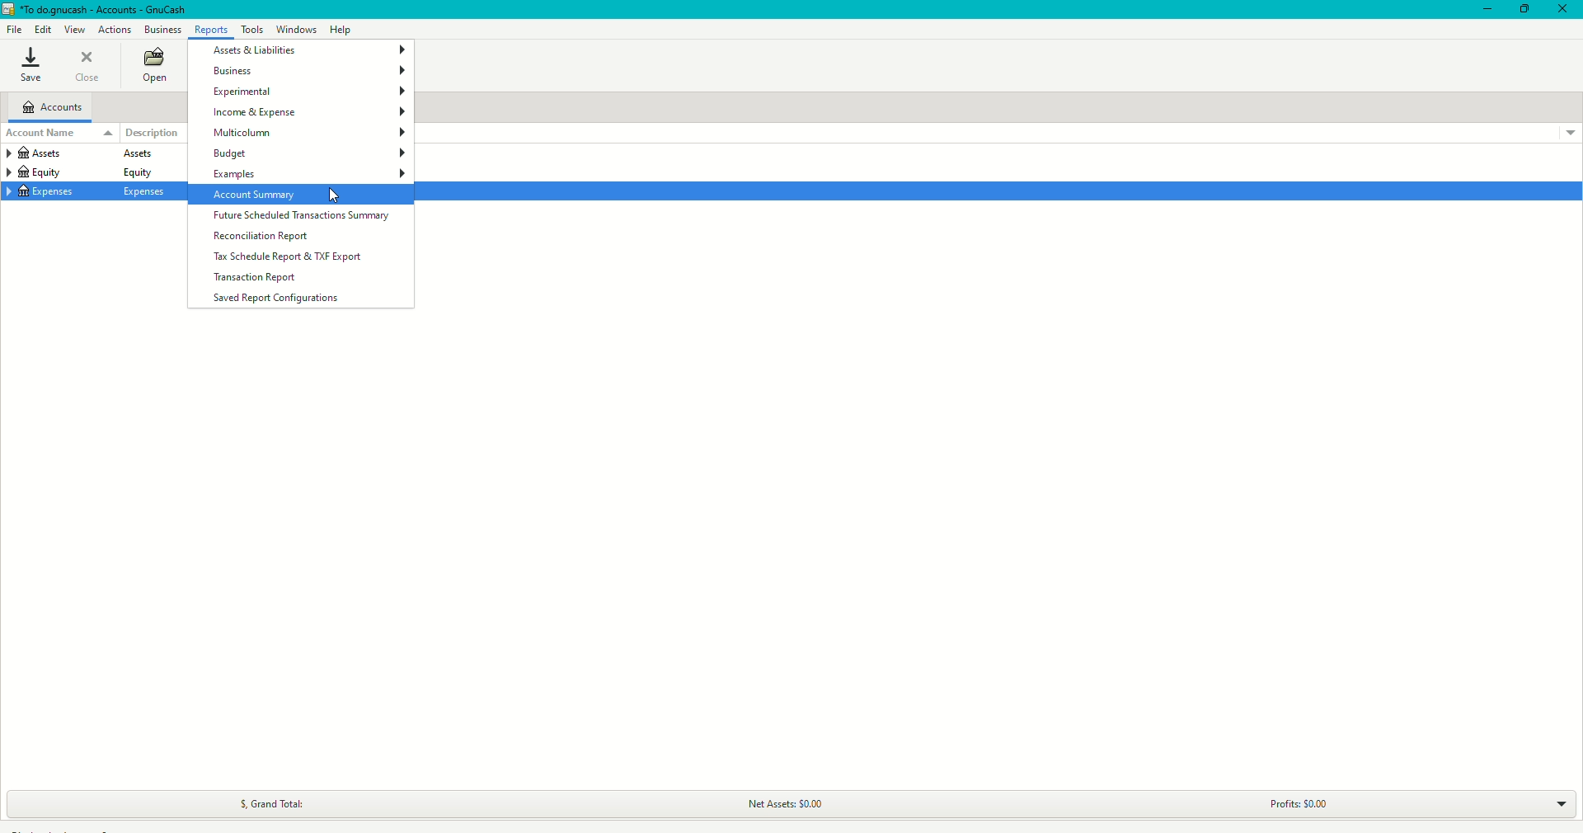 The image size is (1583, 833). Describe the element at coordinates (155, 132) in the screenshot. I see `Description` at that location.